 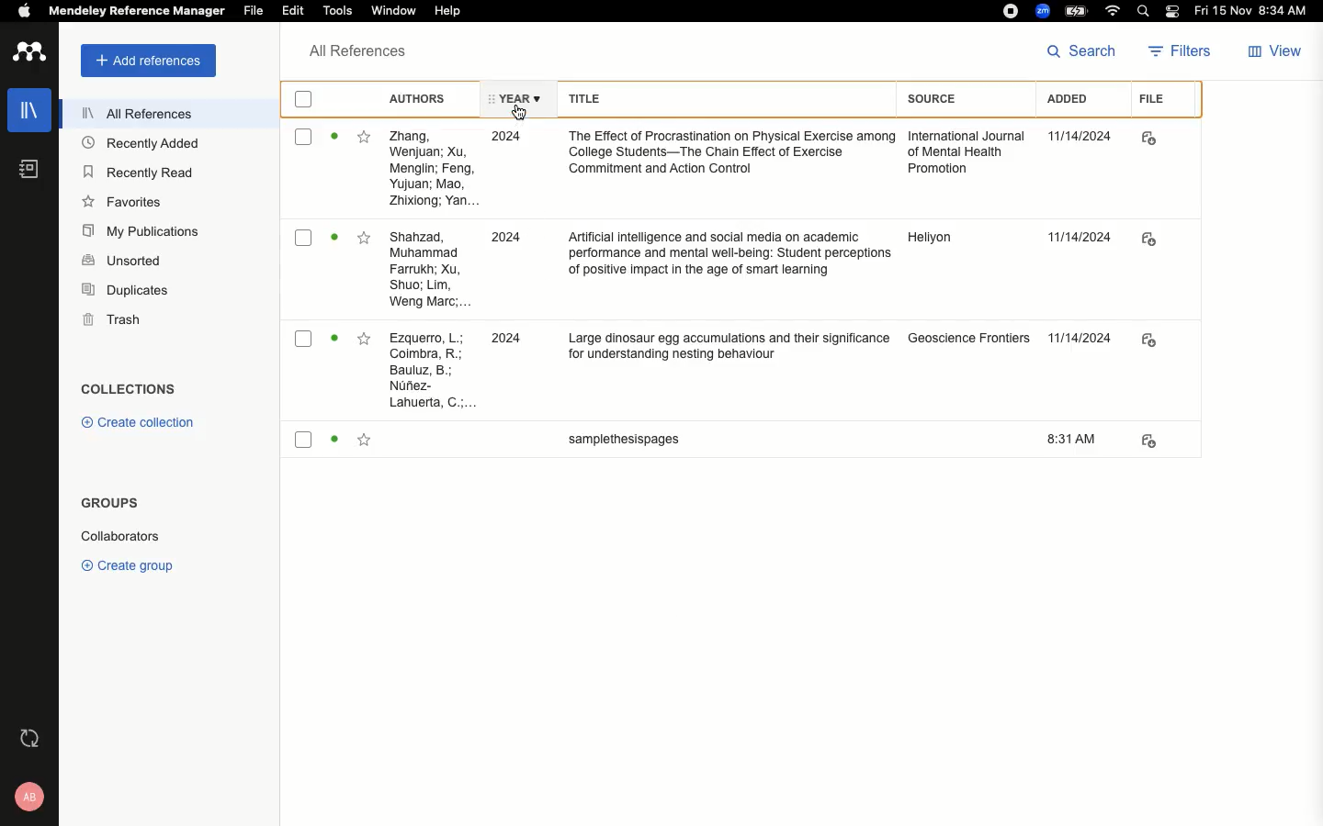 I want to click on Create group, so click(x=124, y=565).